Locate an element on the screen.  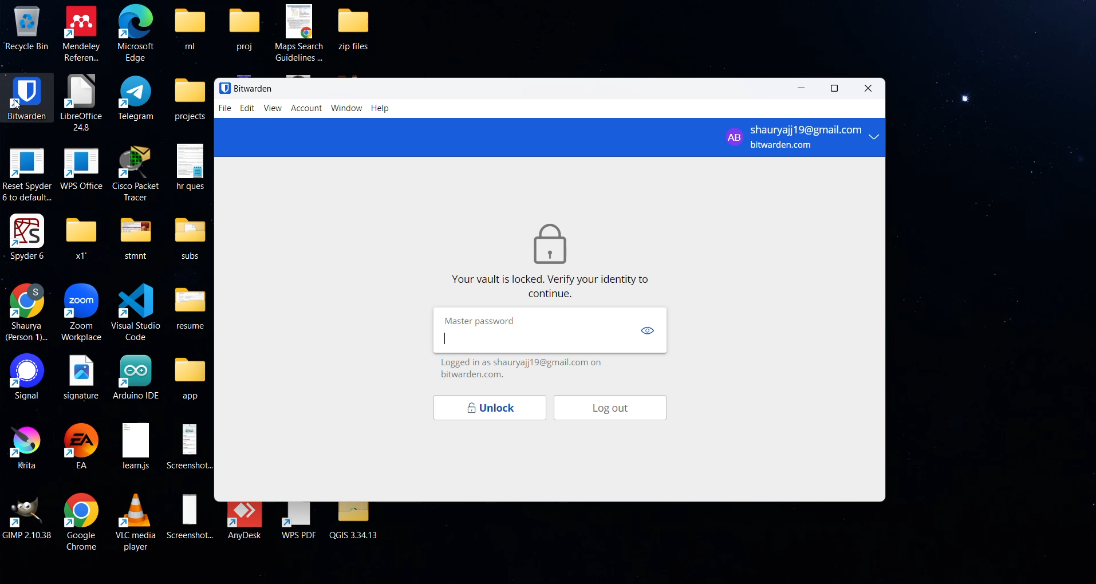
resume is located at coordinates (191, 305).